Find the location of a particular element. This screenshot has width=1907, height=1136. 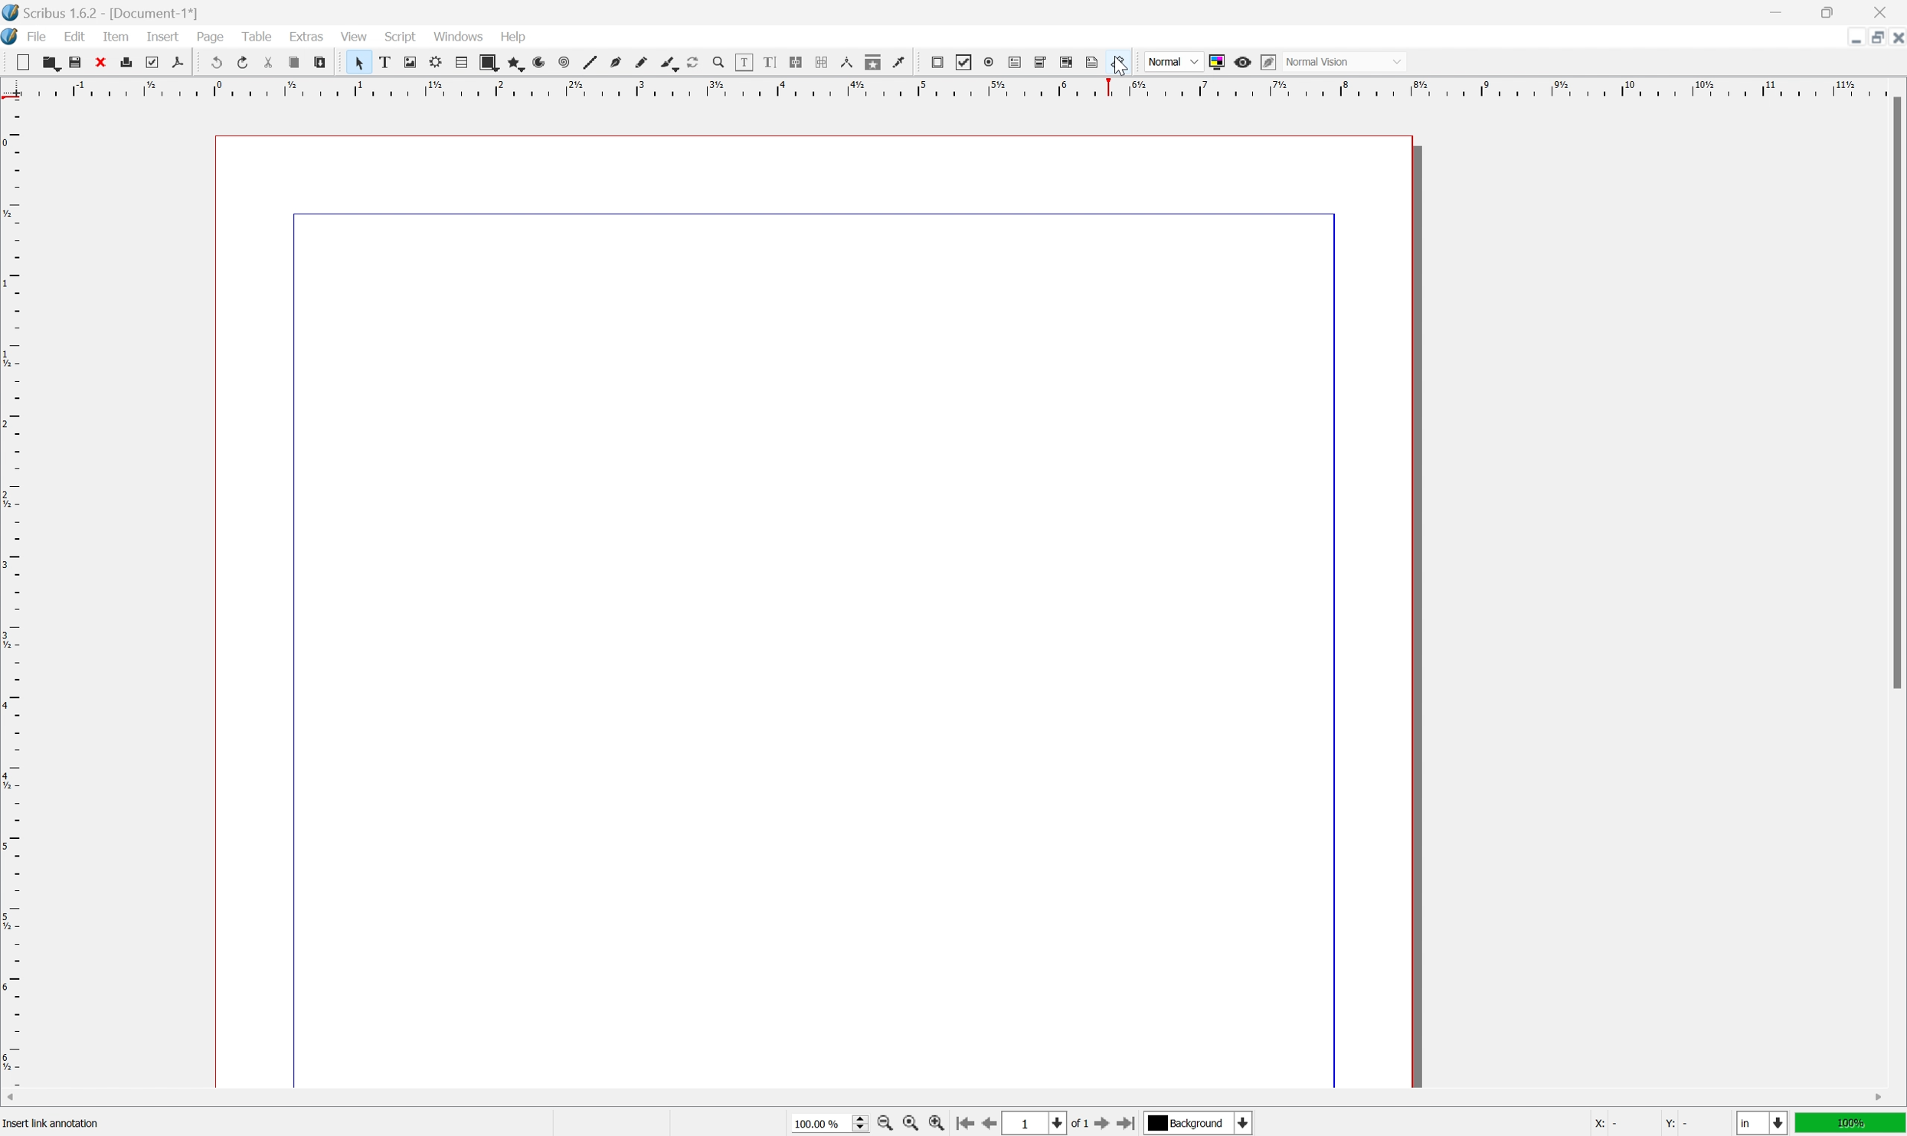

edit contents of frame is located at coordinates (744, 62).